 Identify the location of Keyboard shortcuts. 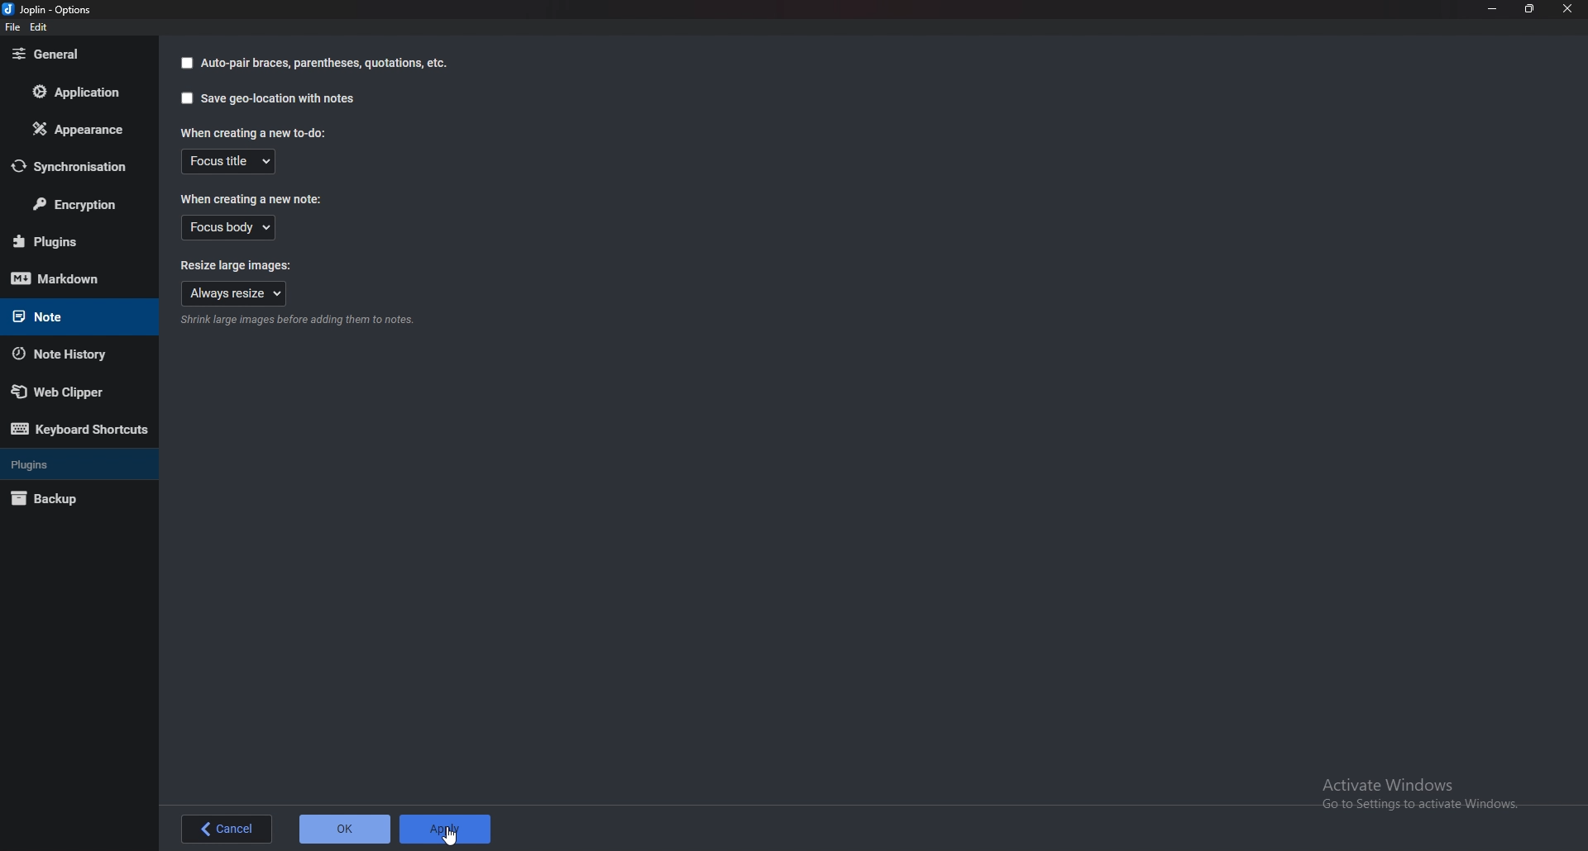
(80, 429).